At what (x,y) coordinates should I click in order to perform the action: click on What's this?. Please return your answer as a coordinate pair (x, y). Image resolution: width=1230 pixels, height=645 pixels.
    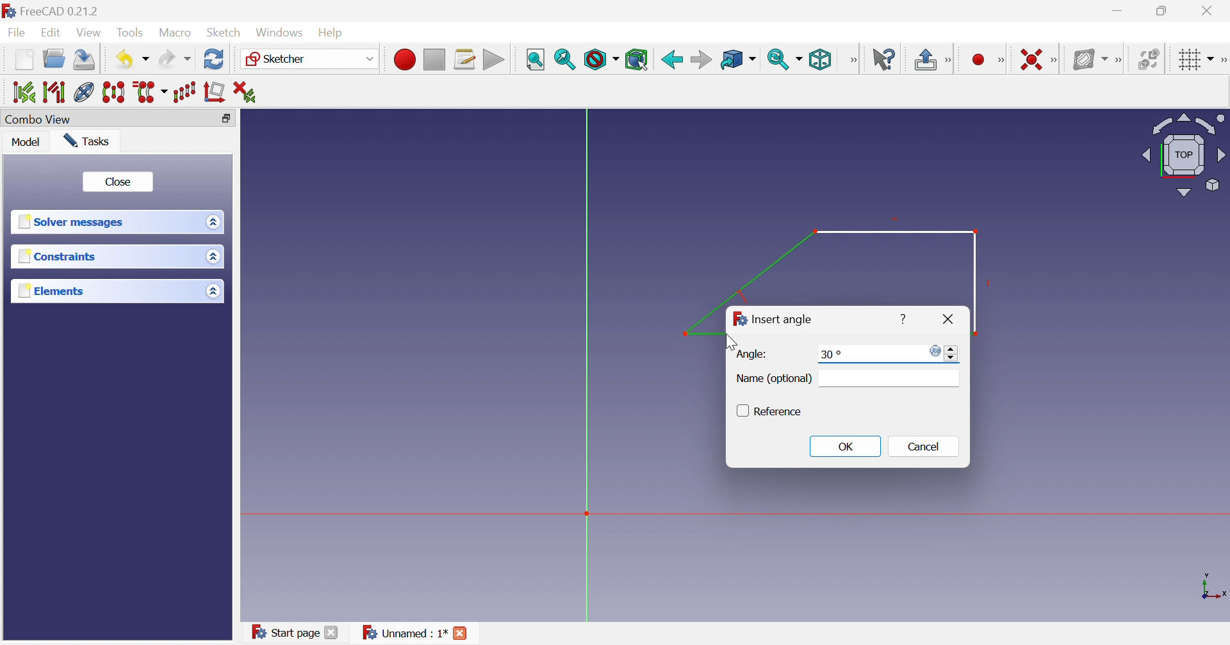
    Looking at the image, I should click on (883, 58).